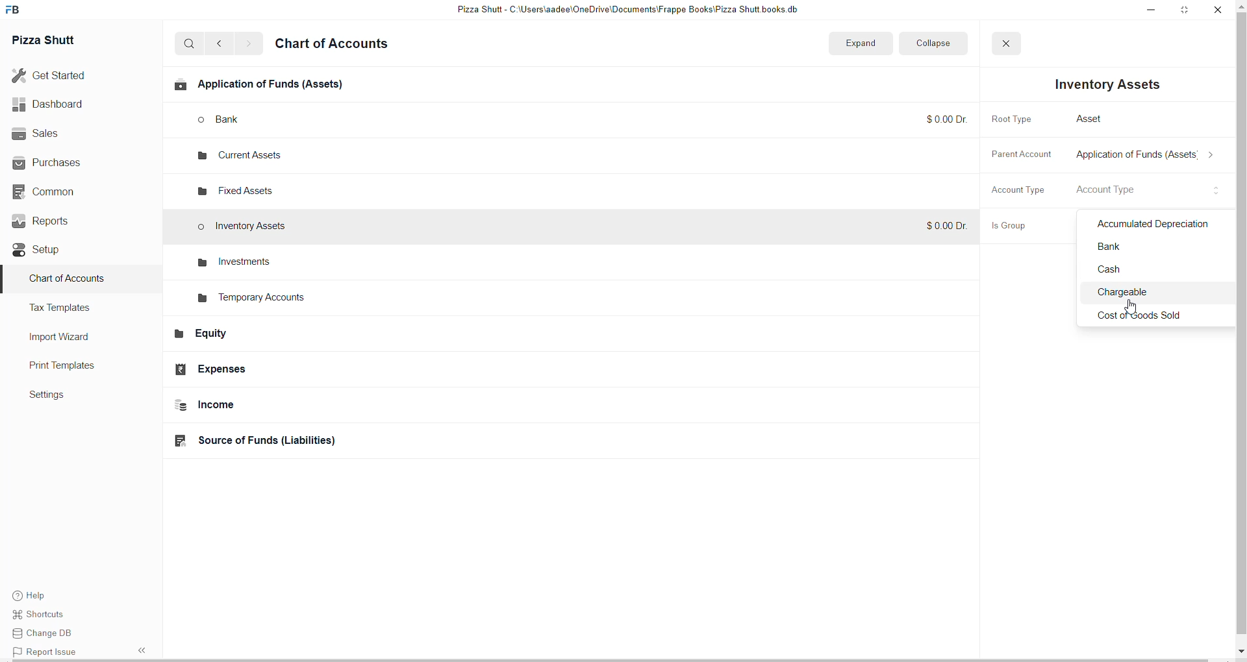  Describe the element at coordinates (57, 105) in the screenshot. I see `Dashboard ` at that location.